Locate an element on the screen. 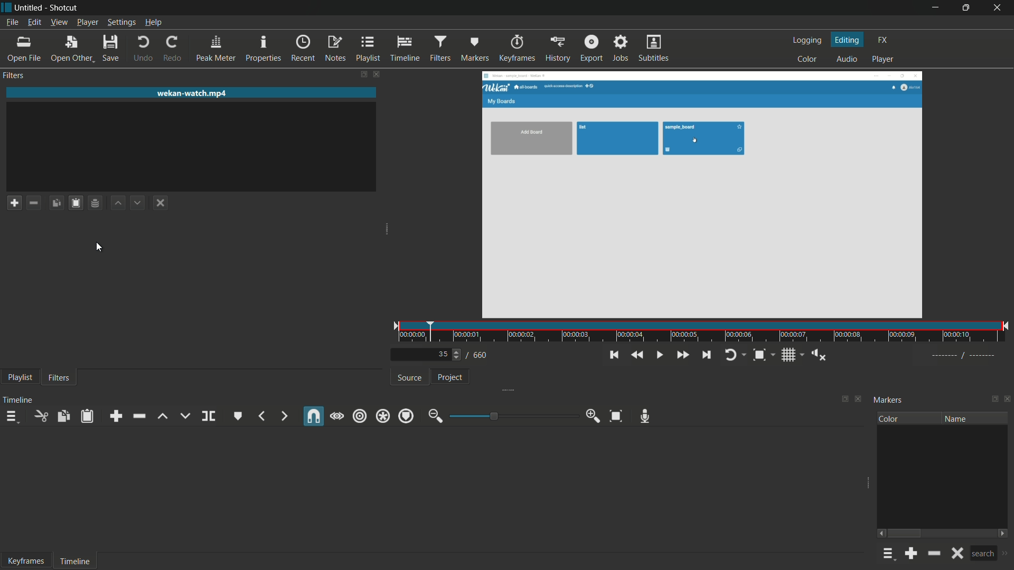 This screenshot has height=570, width=1014. timeline is located at coordinates (20, 400).